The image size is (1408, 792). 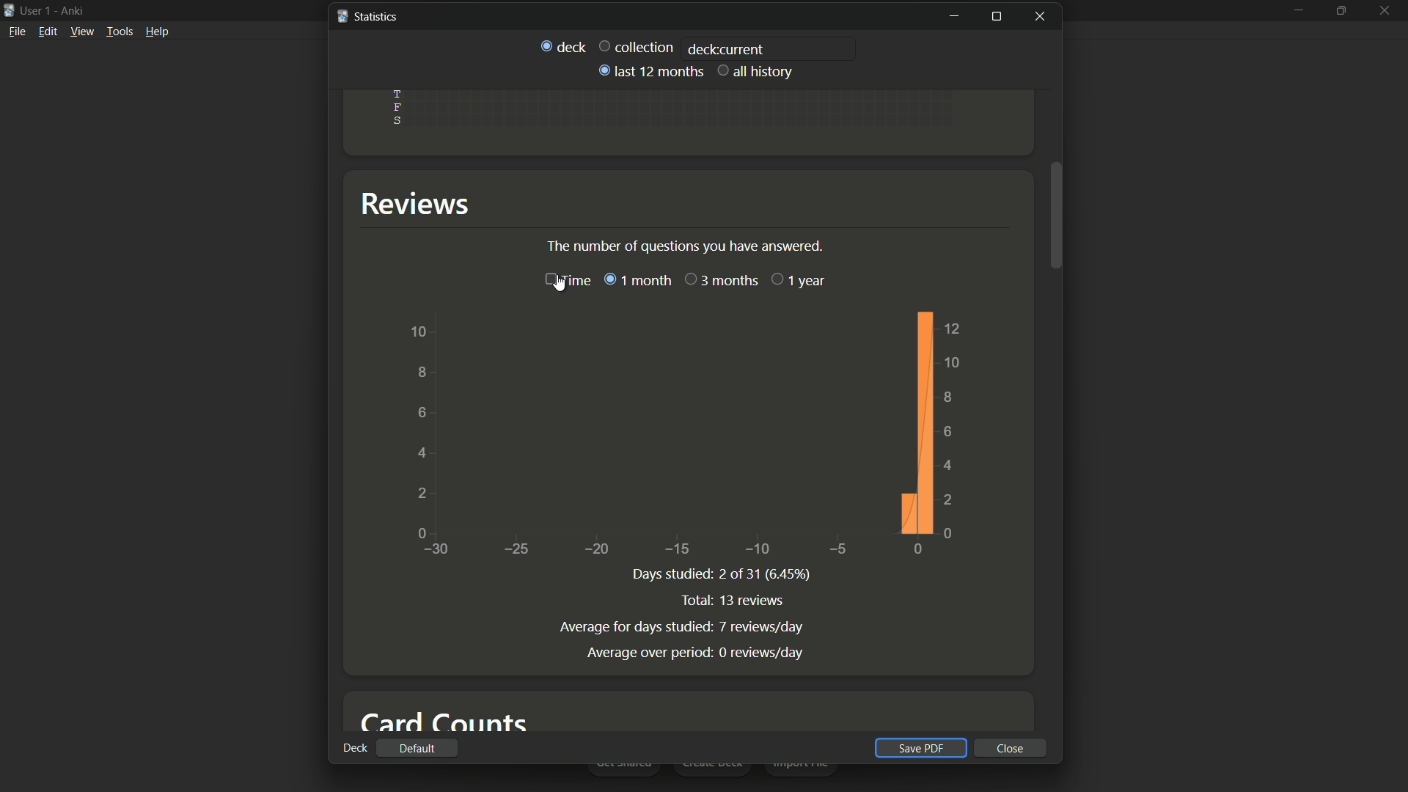 What do you see at coordinates (995, 17) in the screenshot?
I see `maximize` at bounding box center [995, 17].